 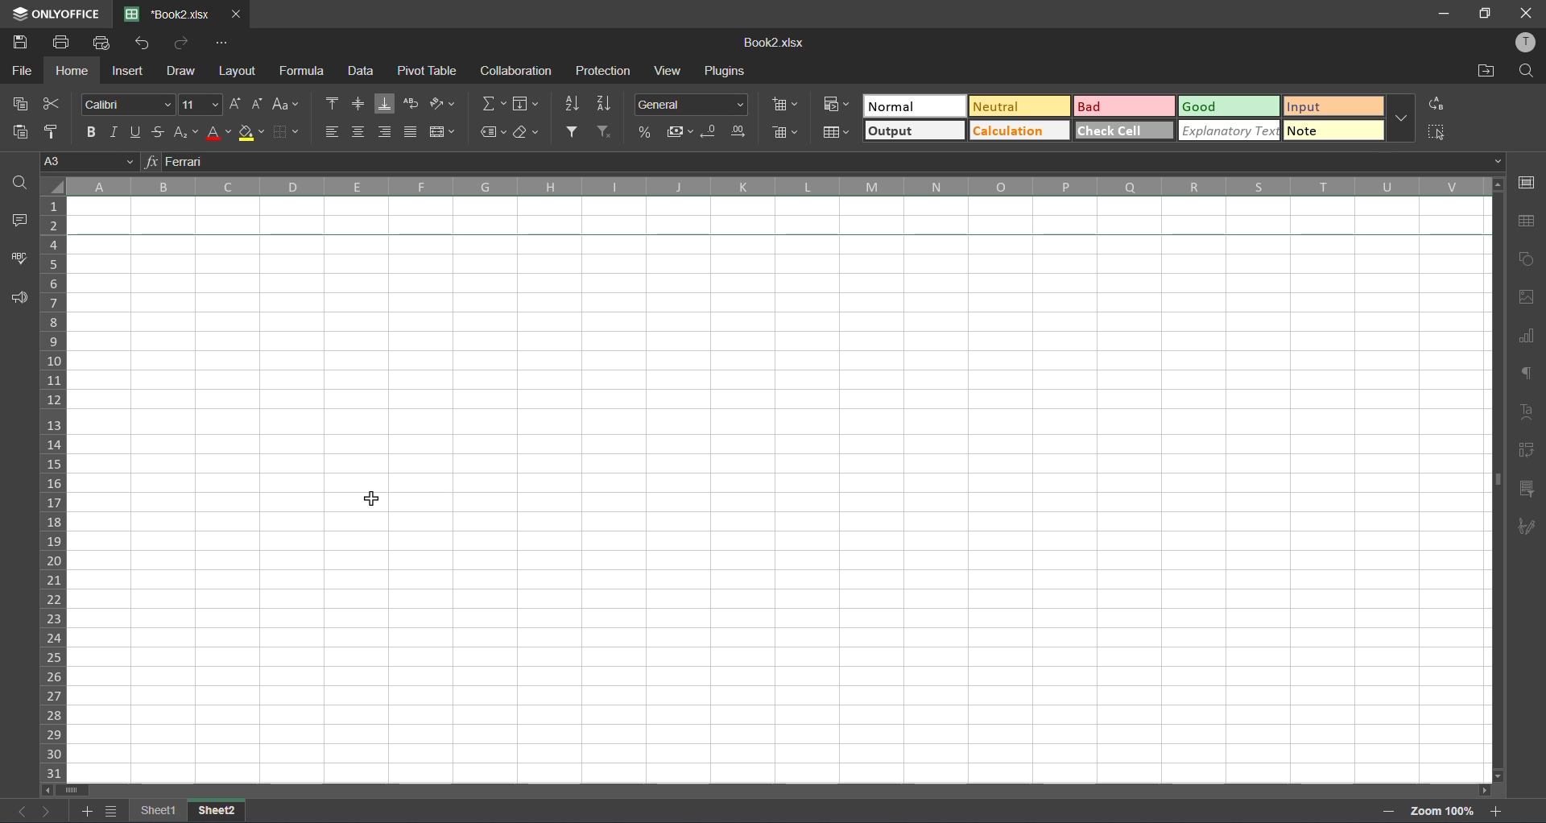 What do you see at coordinates (105, 44) in the screenshot?
I see `quick print` at bounding box center [105, 44].